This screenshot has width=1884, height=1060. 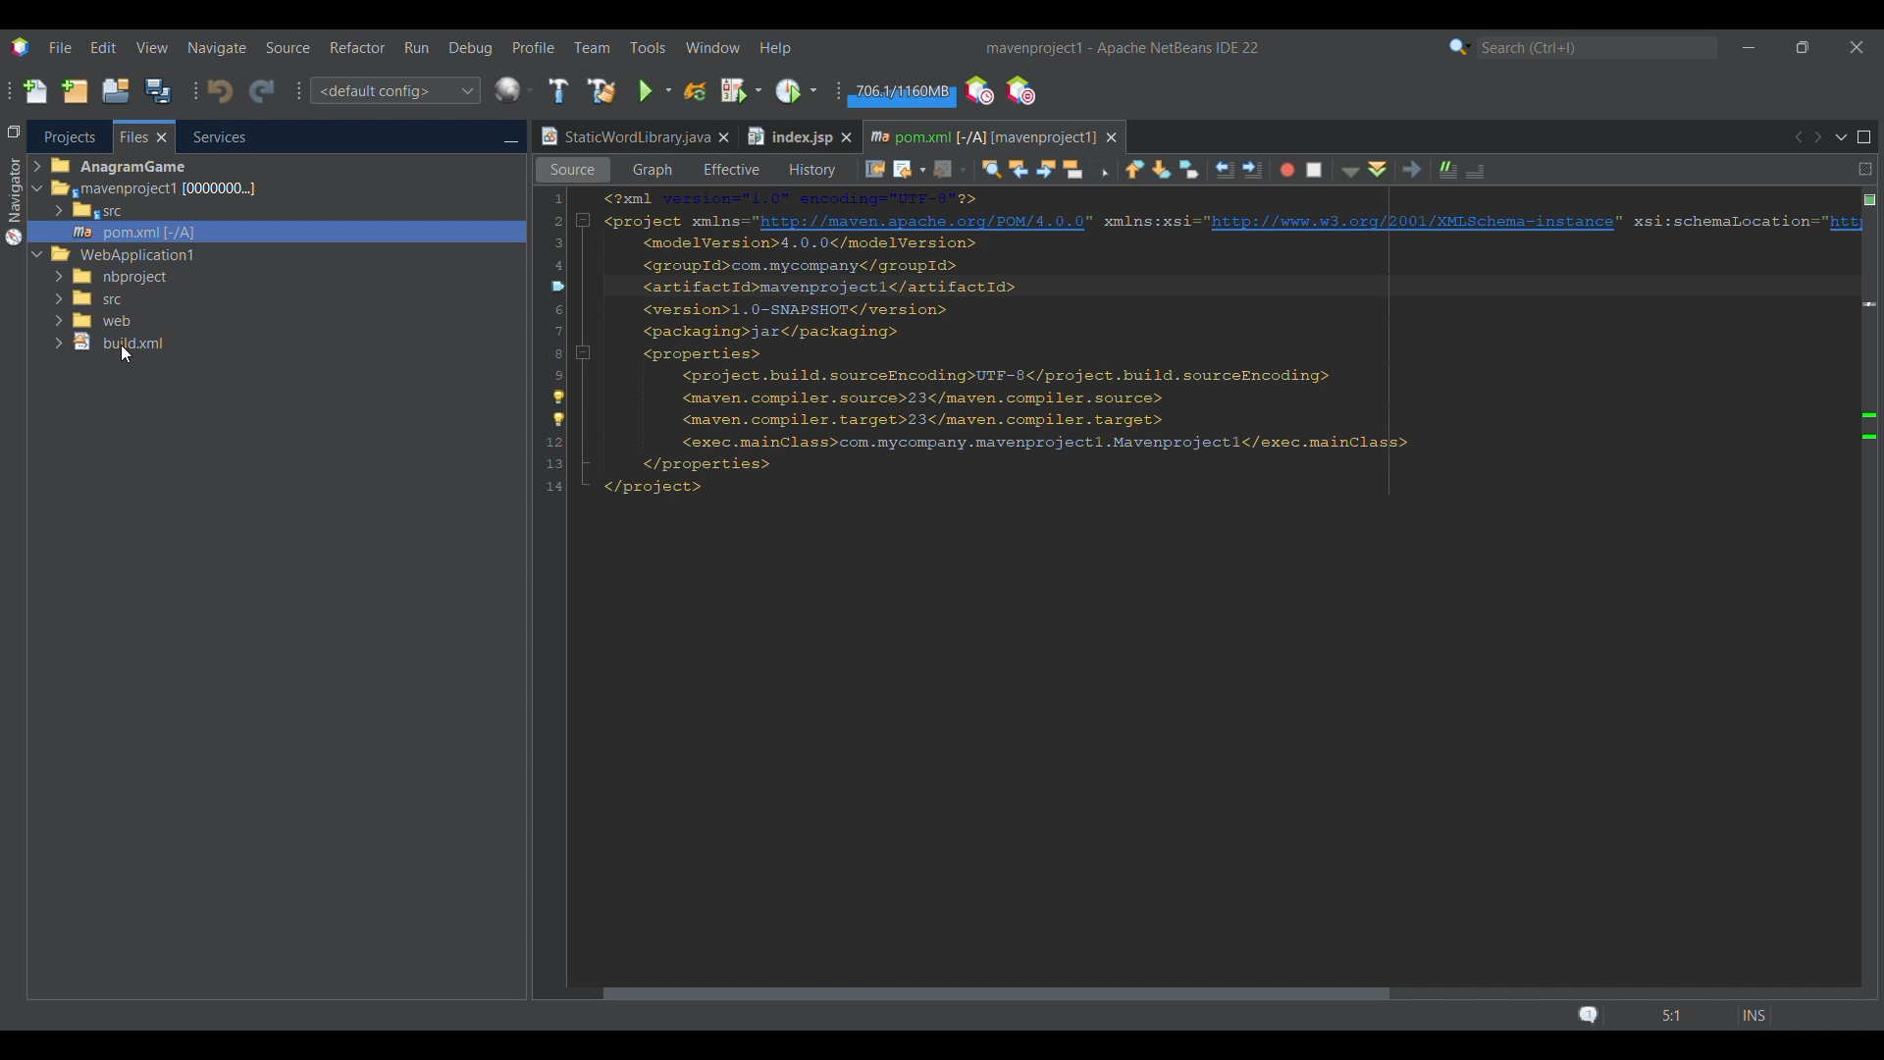 What do you see at coordinates (774, 49) in the screenshot?
I see `Help menu` at bounding box center [774, 49].